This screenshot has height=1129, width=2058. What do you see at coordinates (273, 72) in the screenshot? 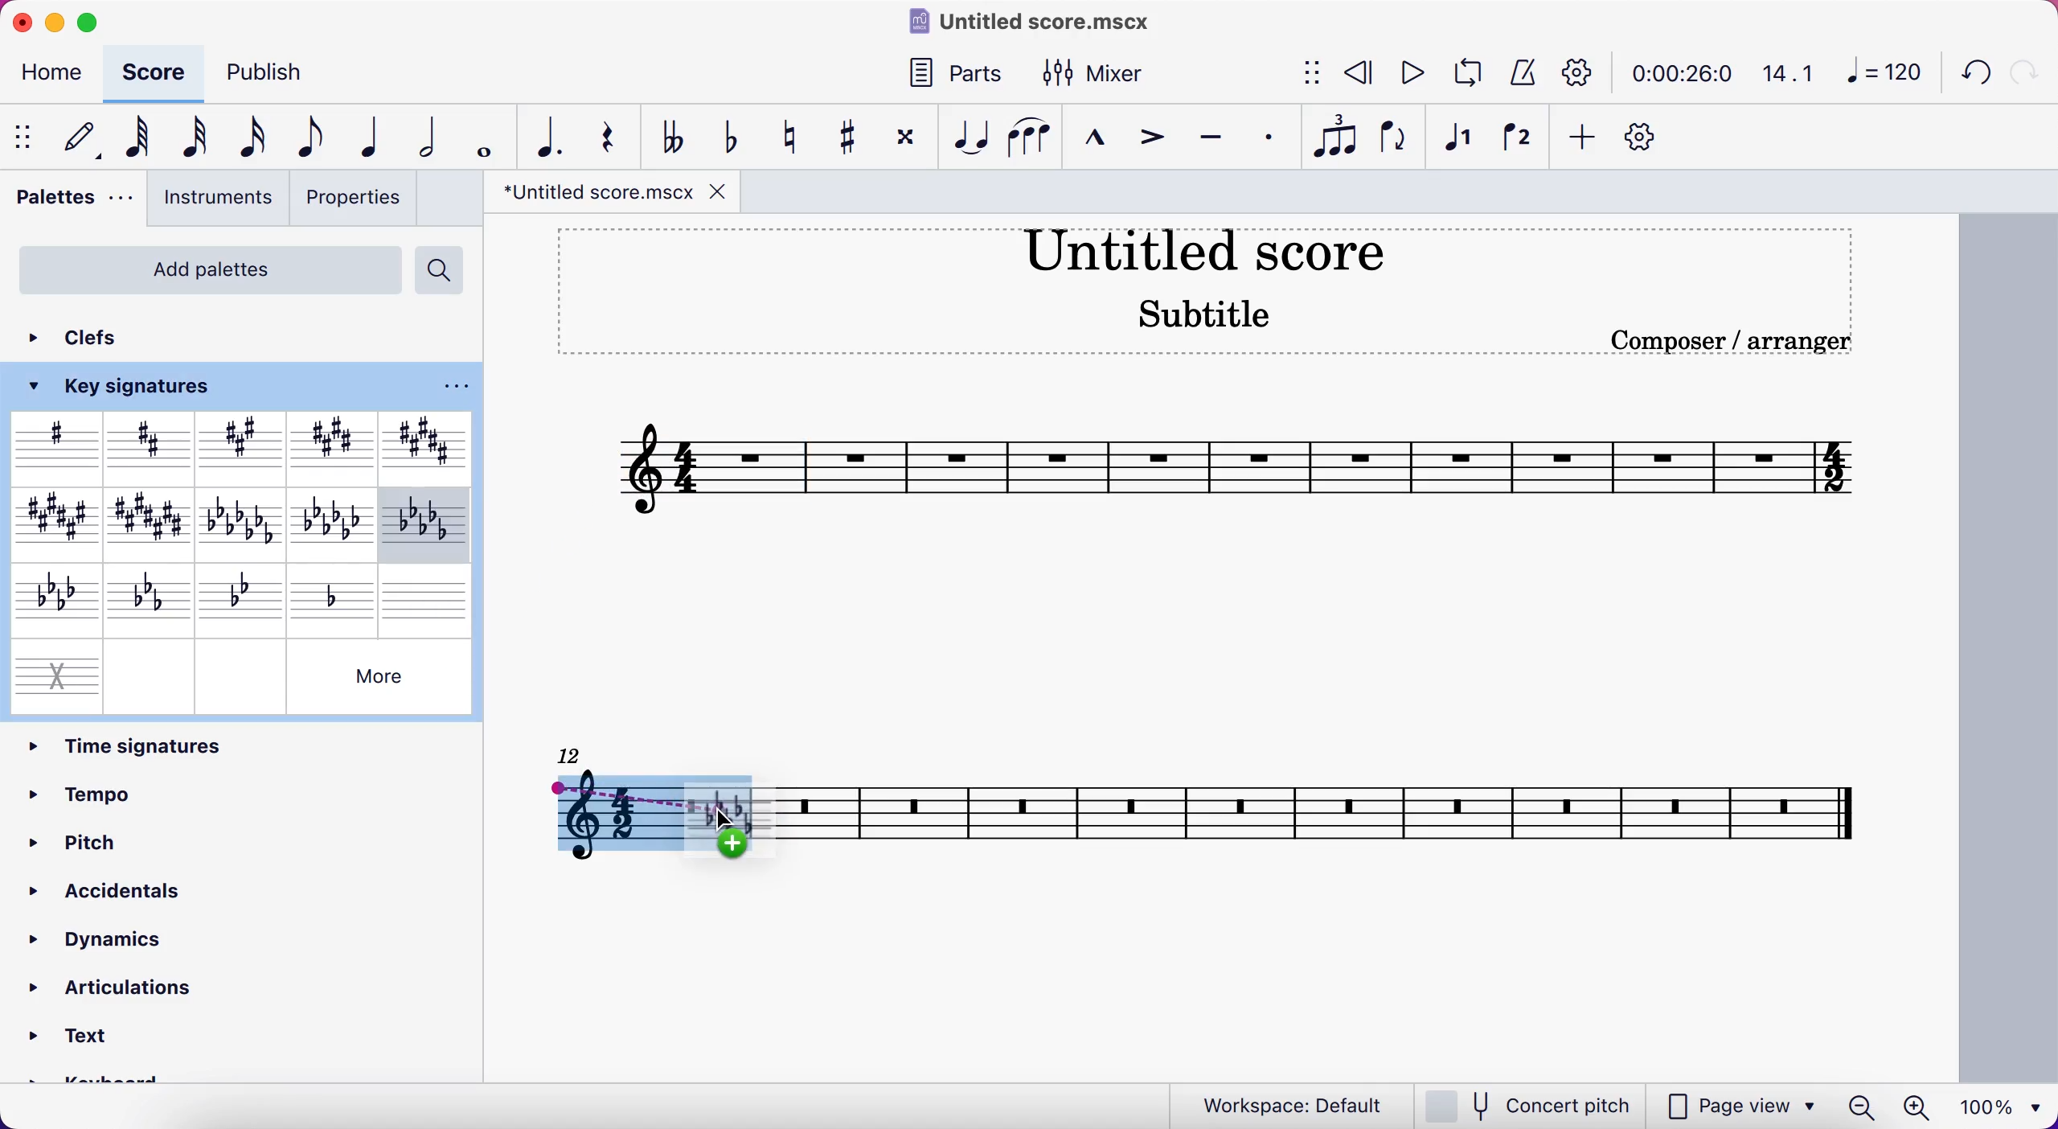
I see `publish` at bounding box center [273, 72].